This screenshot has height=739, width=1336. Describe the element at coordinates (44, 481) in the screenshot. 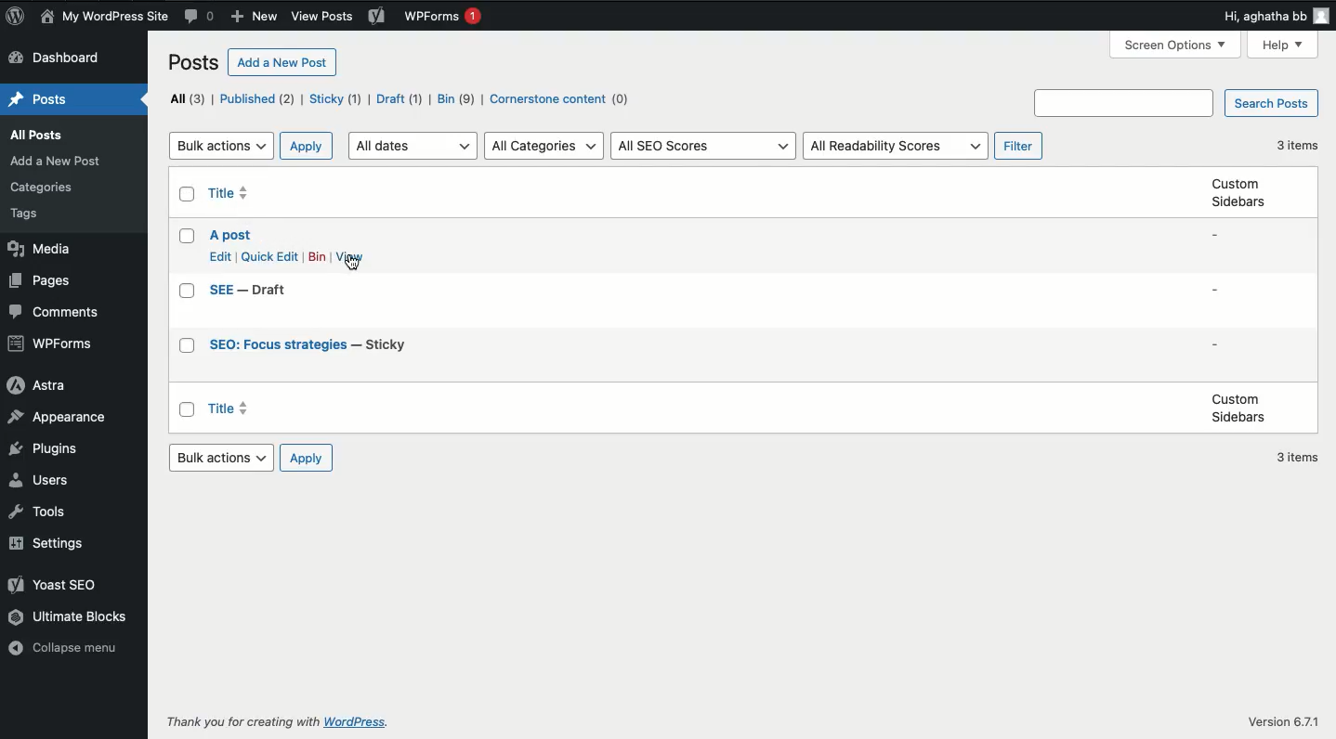

I see `Users` at that location.